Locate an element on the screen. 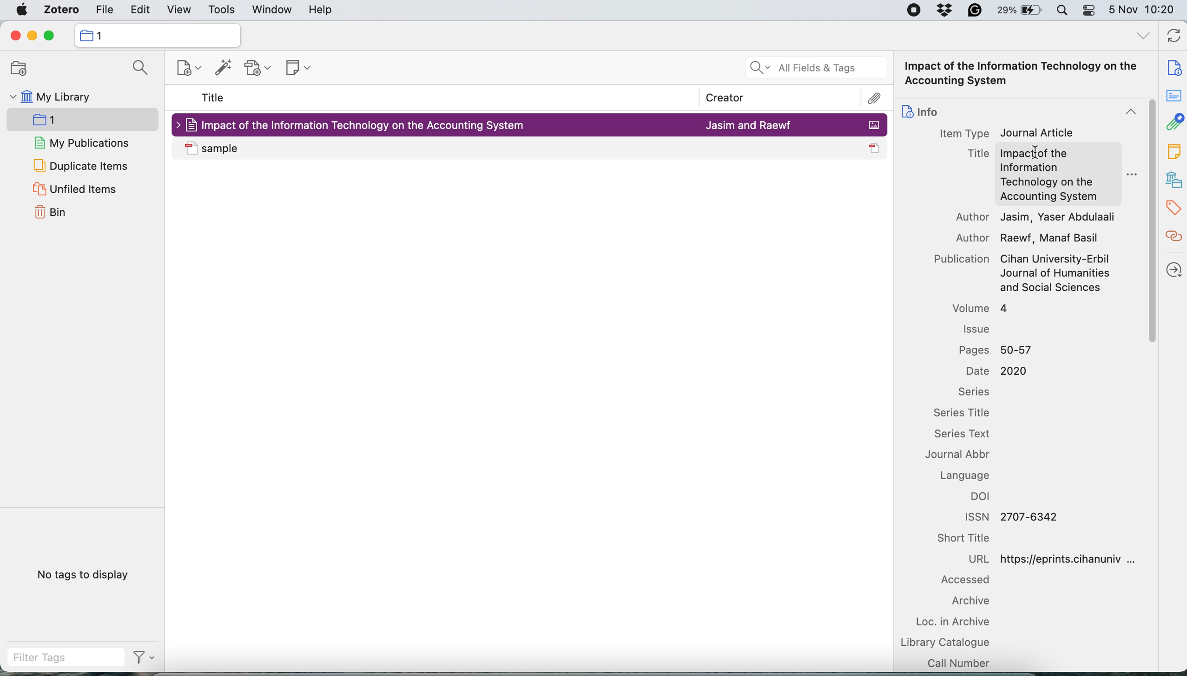  series text is located at coordinates (968, 434).